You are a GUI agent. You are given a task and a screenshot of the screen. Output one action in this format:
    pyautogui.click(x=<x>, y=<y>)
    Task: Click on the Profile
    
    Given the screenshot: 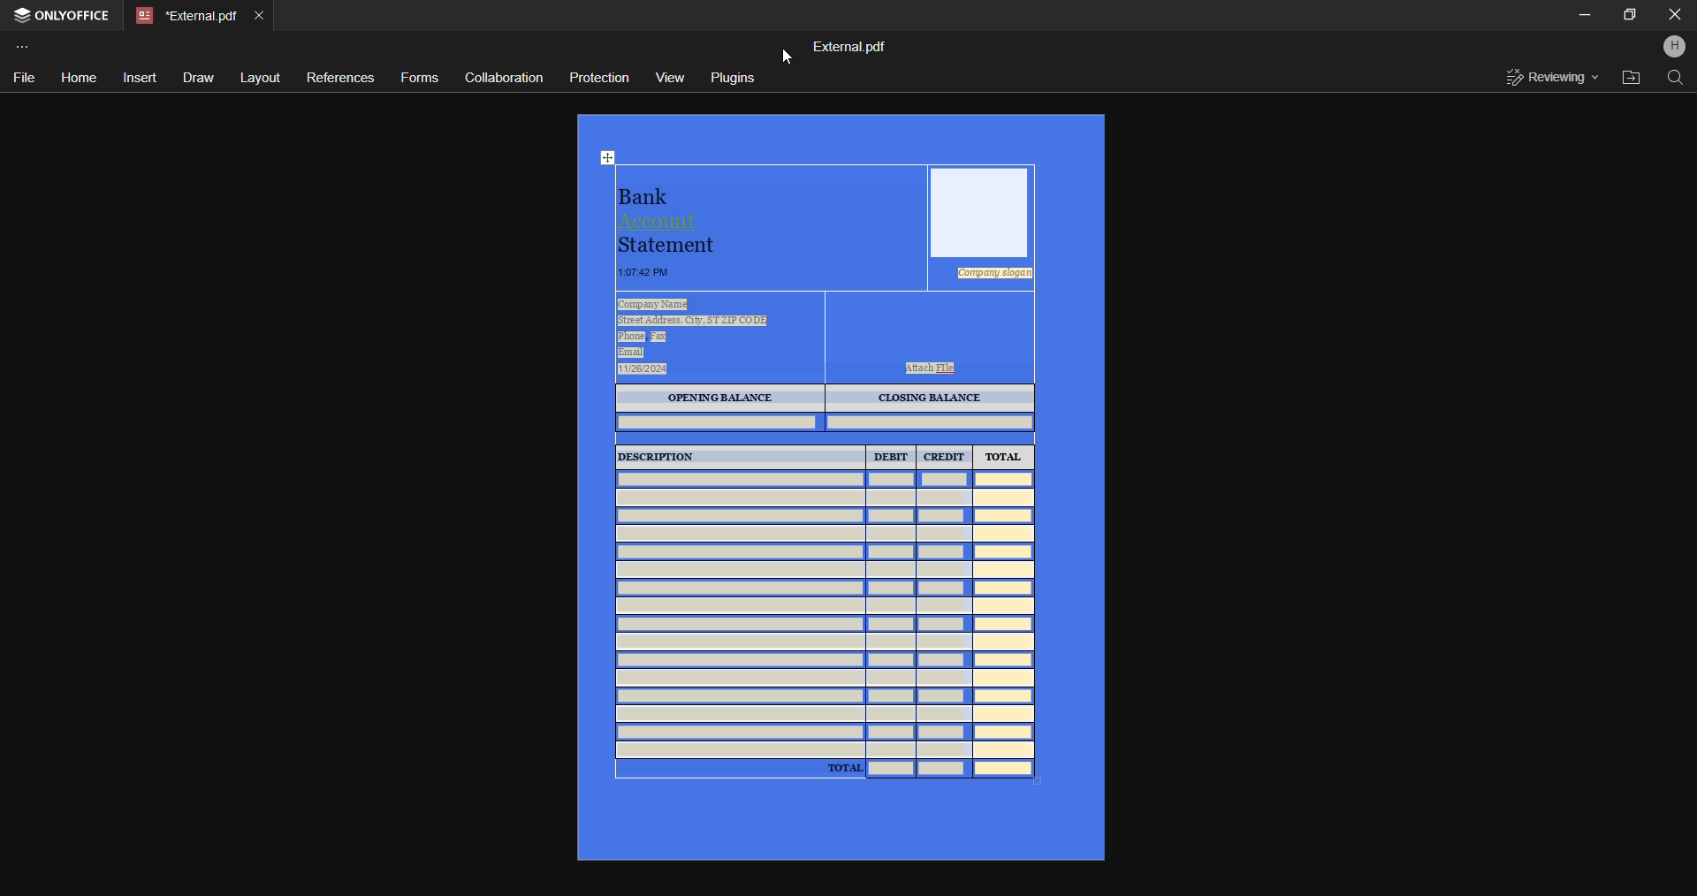 What is the action you would take?
    pyautogui.click(x=1676, y=45)
    